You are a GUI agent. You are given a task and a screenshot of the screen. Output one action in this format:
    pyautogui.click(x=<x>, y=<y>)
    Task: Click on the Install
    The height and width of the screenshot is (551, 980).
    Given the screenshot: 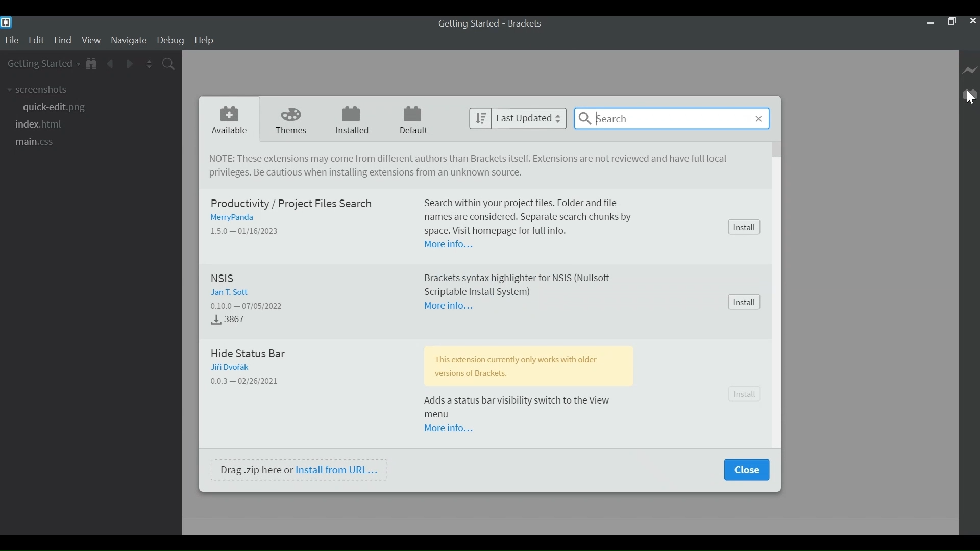 What is the action you would take?
    pyautogui.click(x=746, y=227)
    